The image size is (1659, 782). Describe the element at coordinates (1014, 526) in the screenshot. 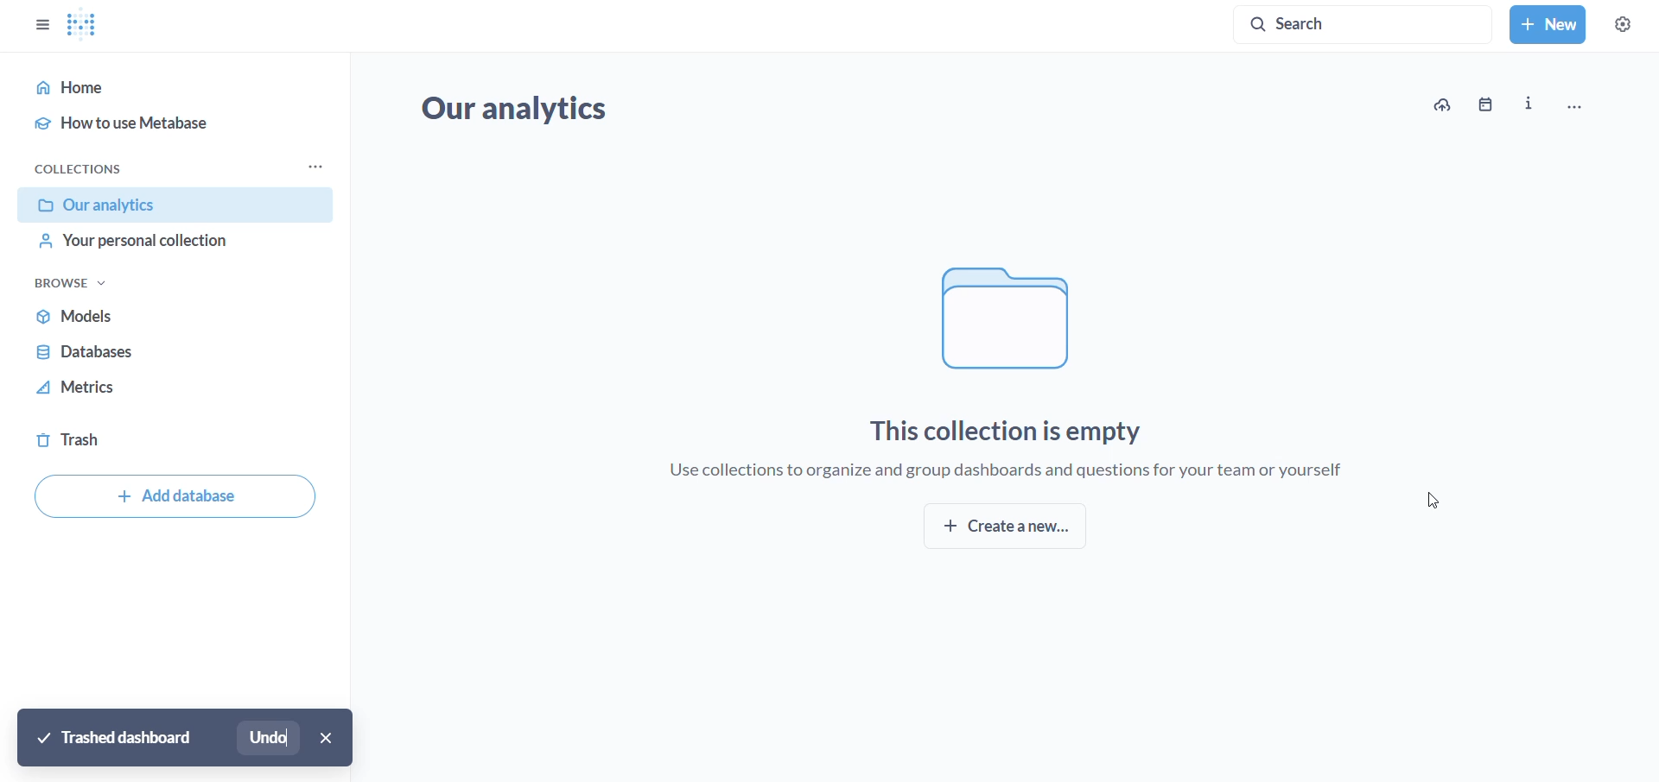

I see `create new collection` at that location.